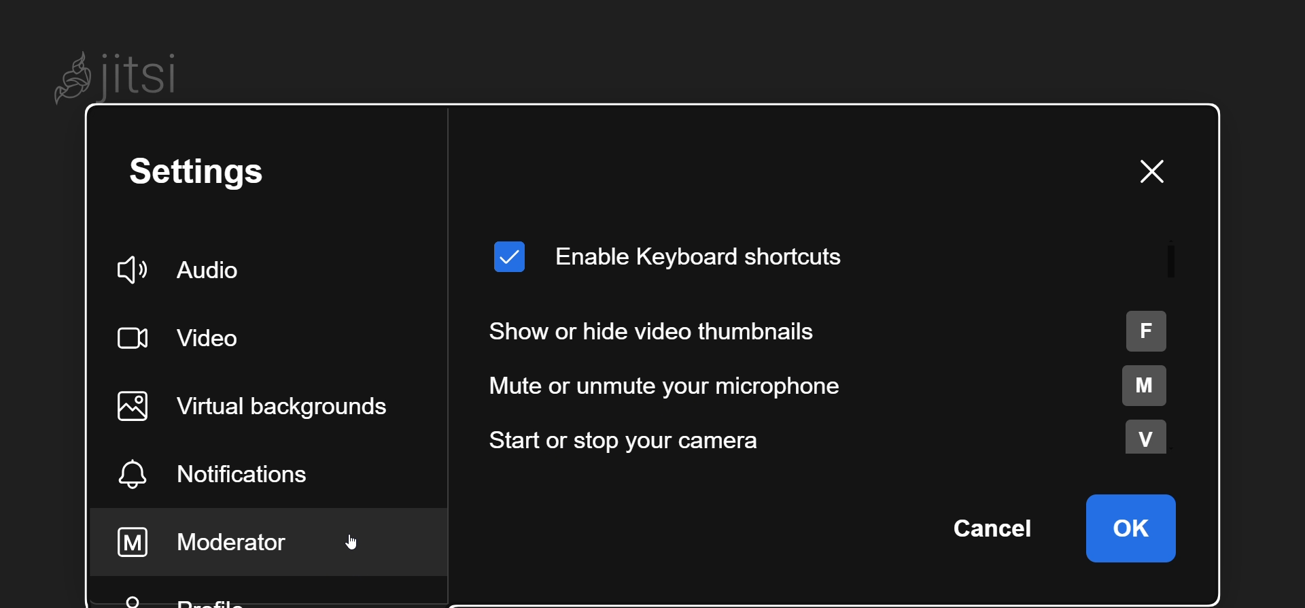  I want to click on start or stop camera, so click(832, 439).